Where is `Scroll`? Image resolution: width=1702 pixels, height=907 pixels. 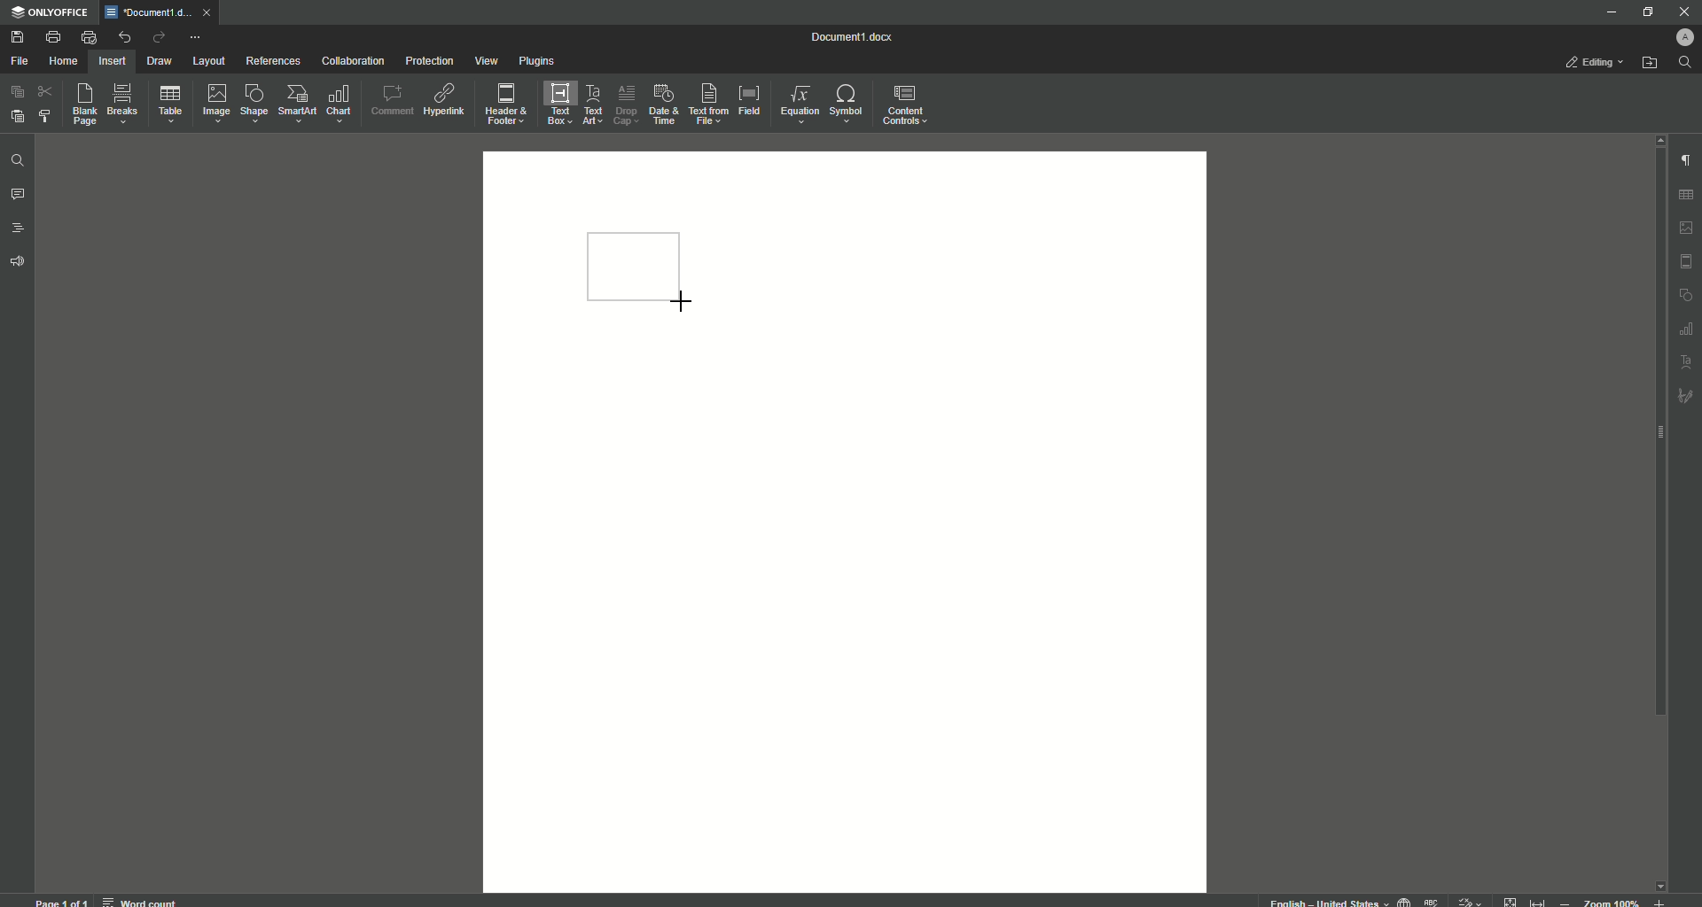 Scroll is located at coordinates (1655, 444).